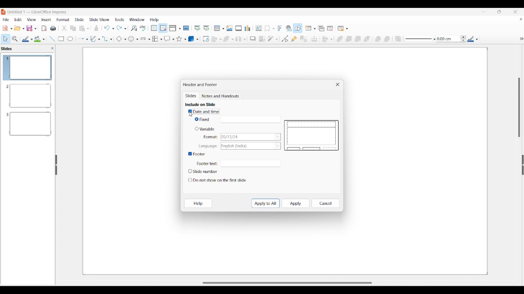 The width and height of the screenshot is (524, 294). I want to click on Software and project name, so click(38, 12).